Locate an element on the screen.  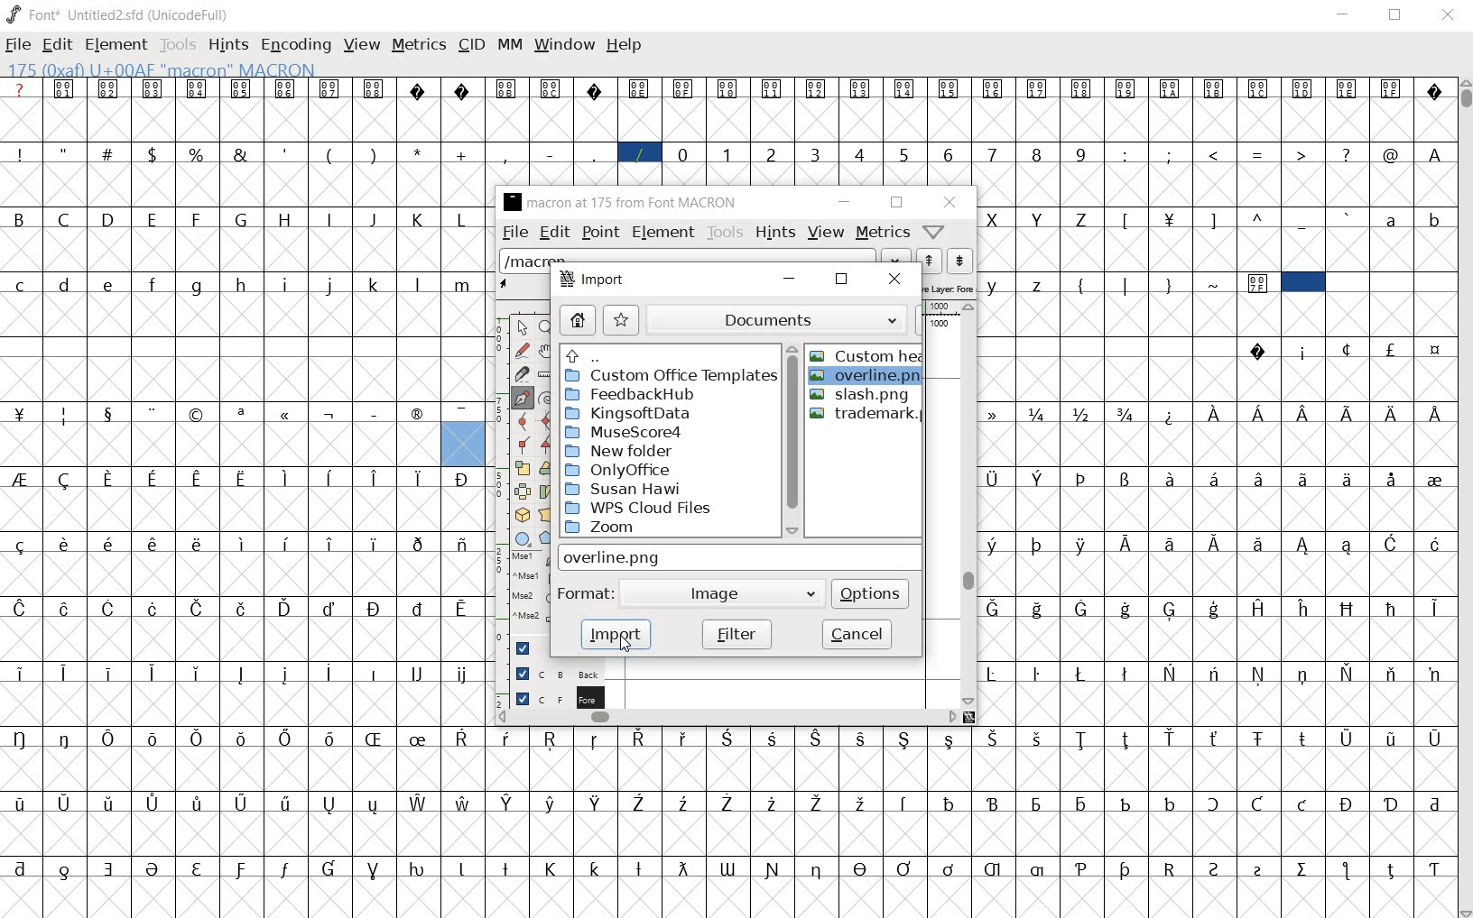
maximize is located at coordinates (897, 203).